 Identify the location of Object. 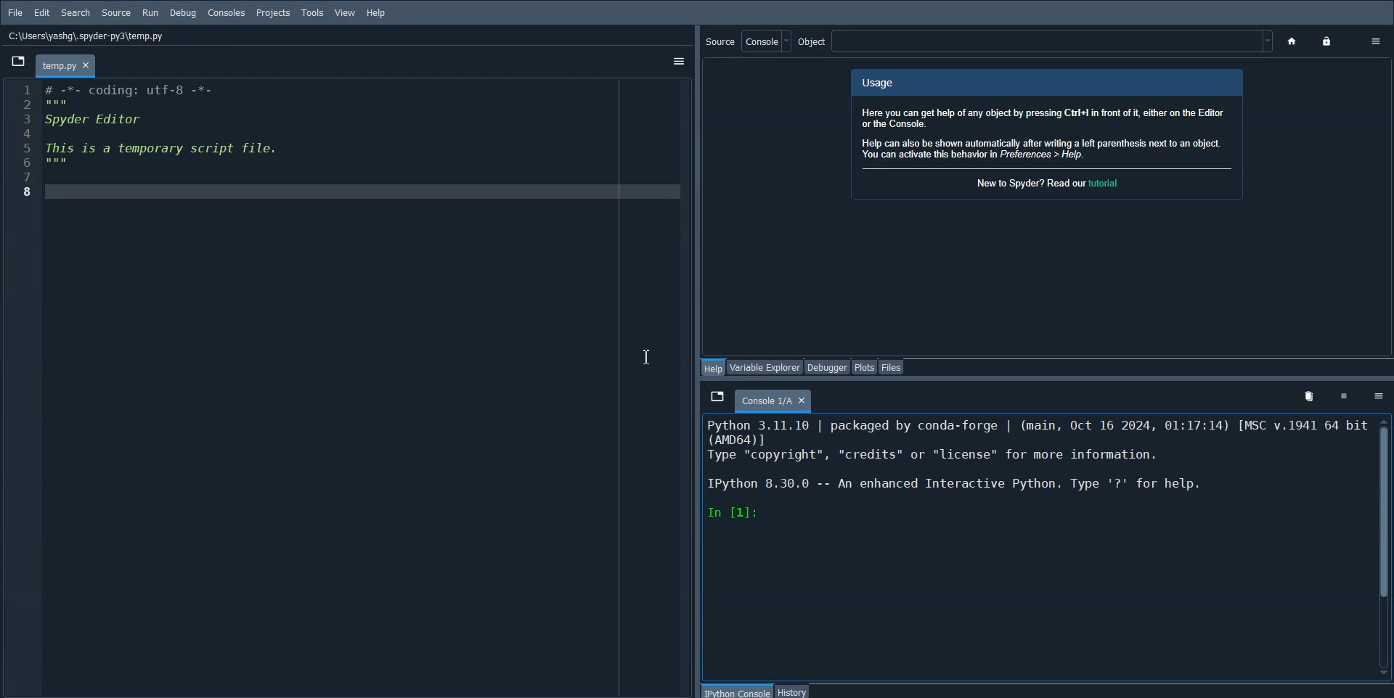
(1038, 41).